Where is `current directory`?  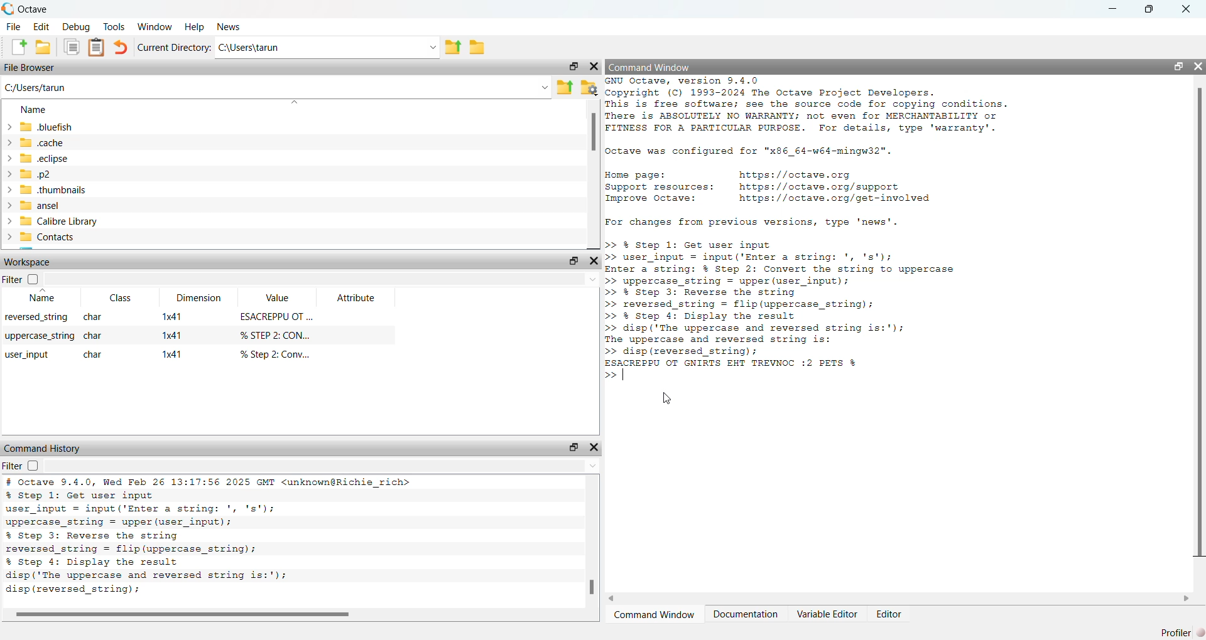
current directory is located at coordinates (173, 46).